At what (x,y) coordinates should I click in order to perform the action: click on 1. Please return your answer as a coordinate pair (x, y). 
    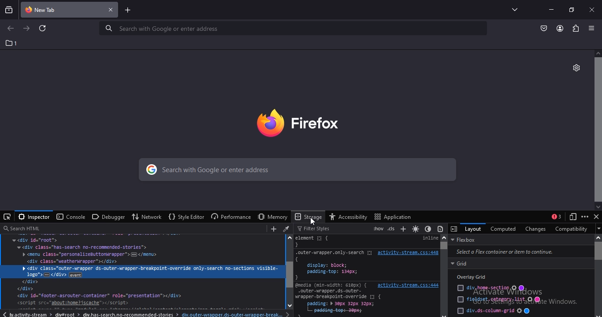
    Looking at the image, I should click on (12, 43).